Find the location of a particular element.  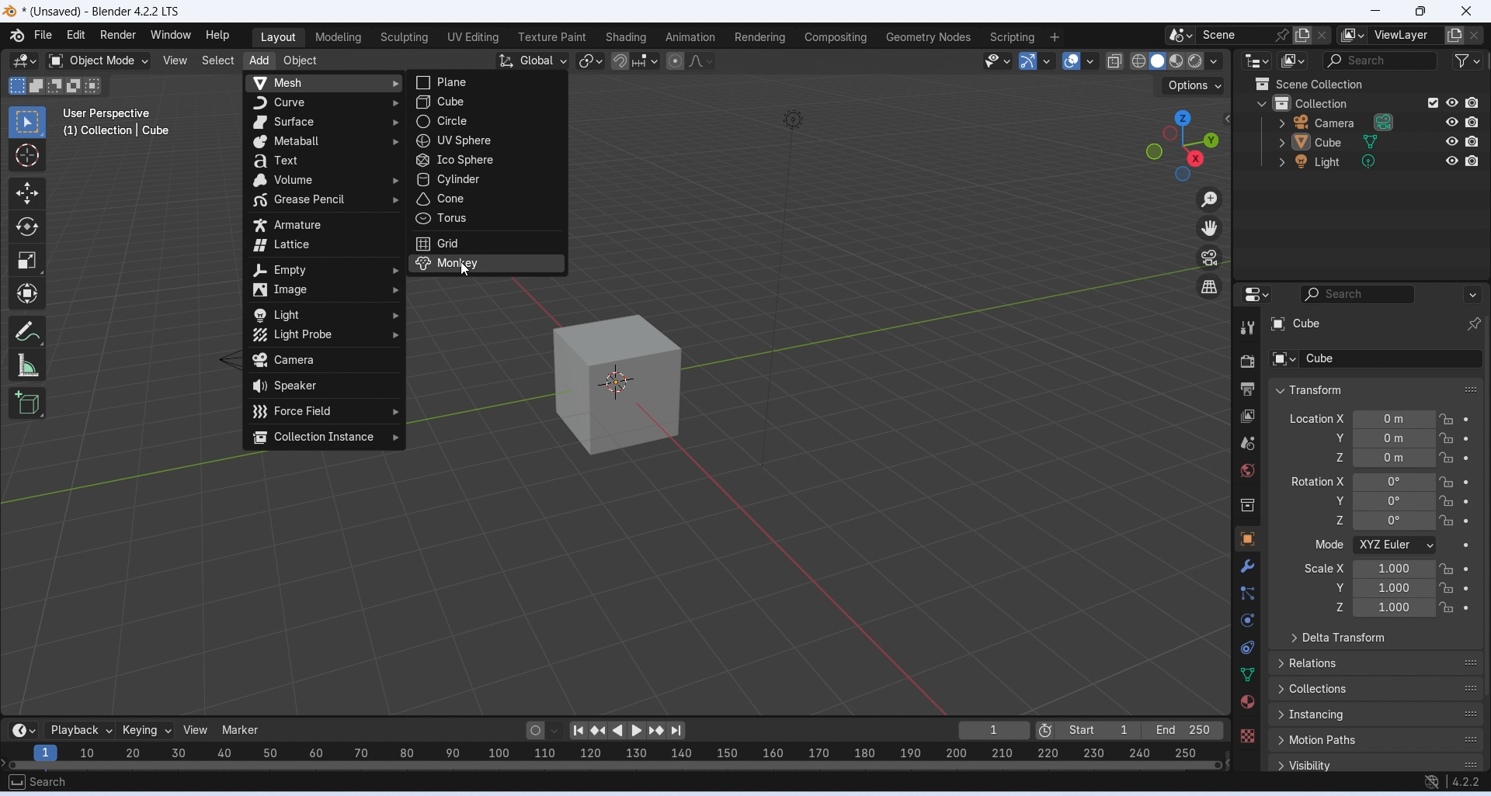

mode is located at coordinates (1327, 545).